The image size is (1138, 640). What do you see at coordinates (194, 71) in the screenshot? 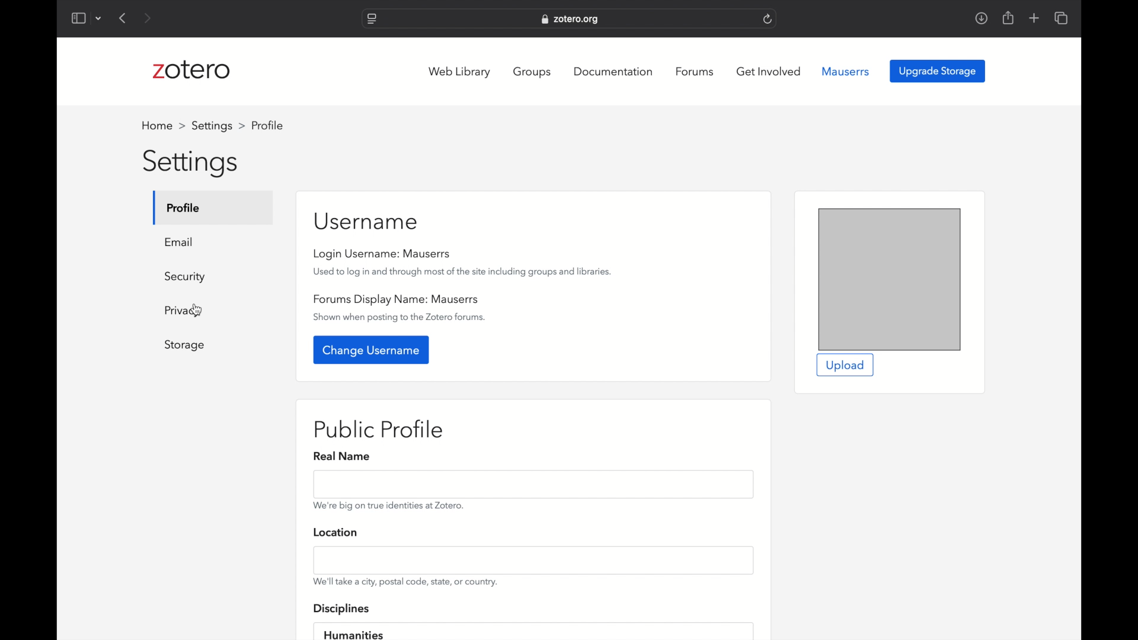
I see `zotero` at bounding box center [194, 71].